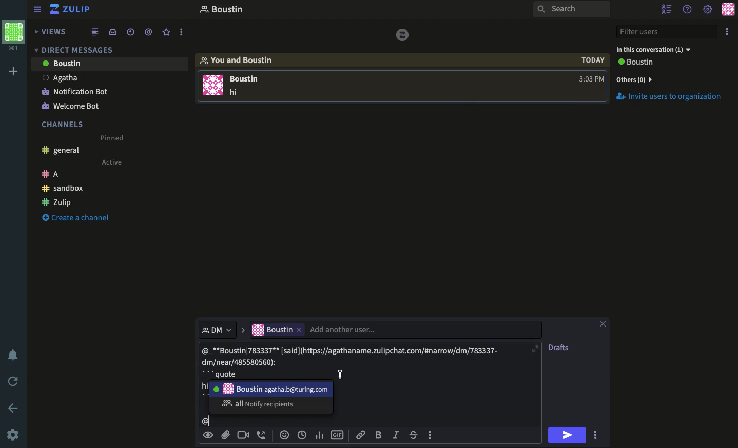  Describe the element at coordinates (340, 374) in the screenshot. I see `Mouse Cursor` at that location.